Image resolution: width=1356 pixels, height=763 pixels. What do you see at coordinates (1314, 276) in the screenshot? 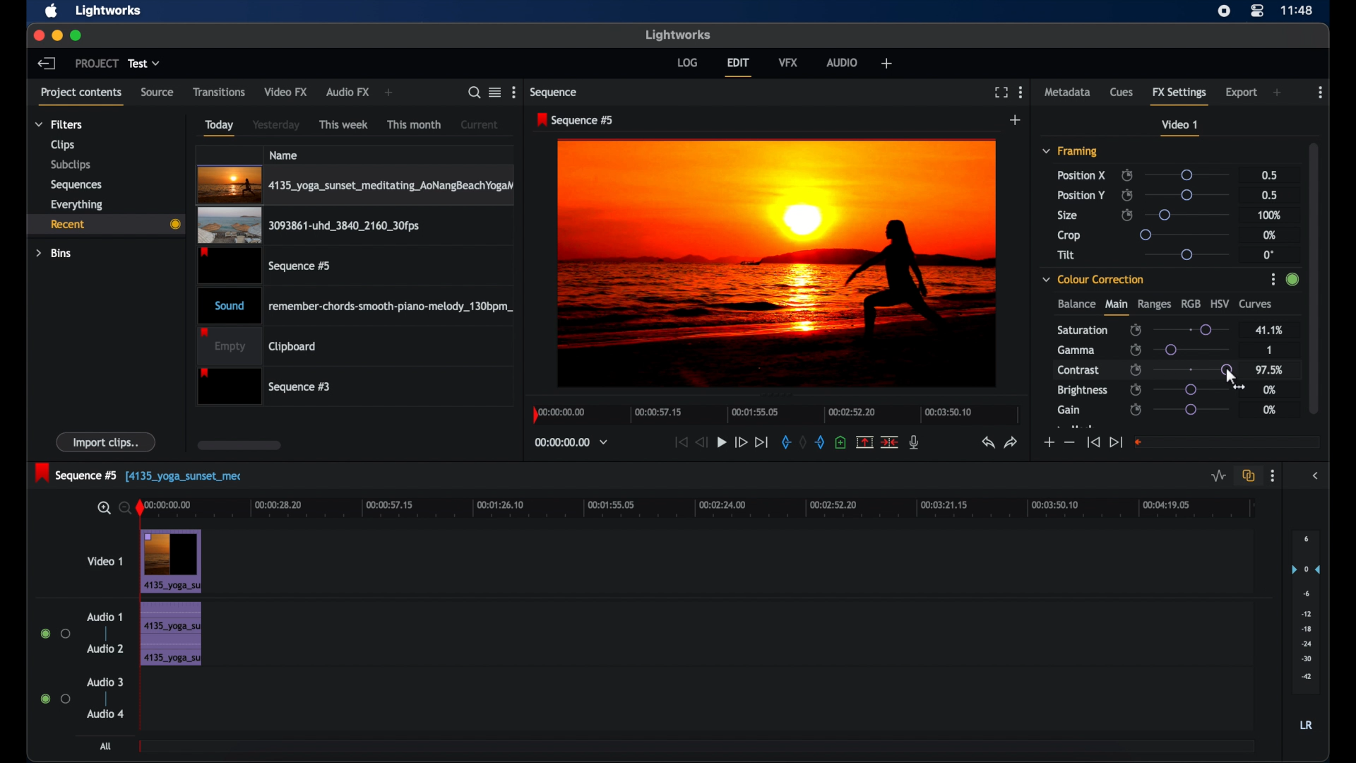
I see `scroll box` at bounding box center [1314, 276].